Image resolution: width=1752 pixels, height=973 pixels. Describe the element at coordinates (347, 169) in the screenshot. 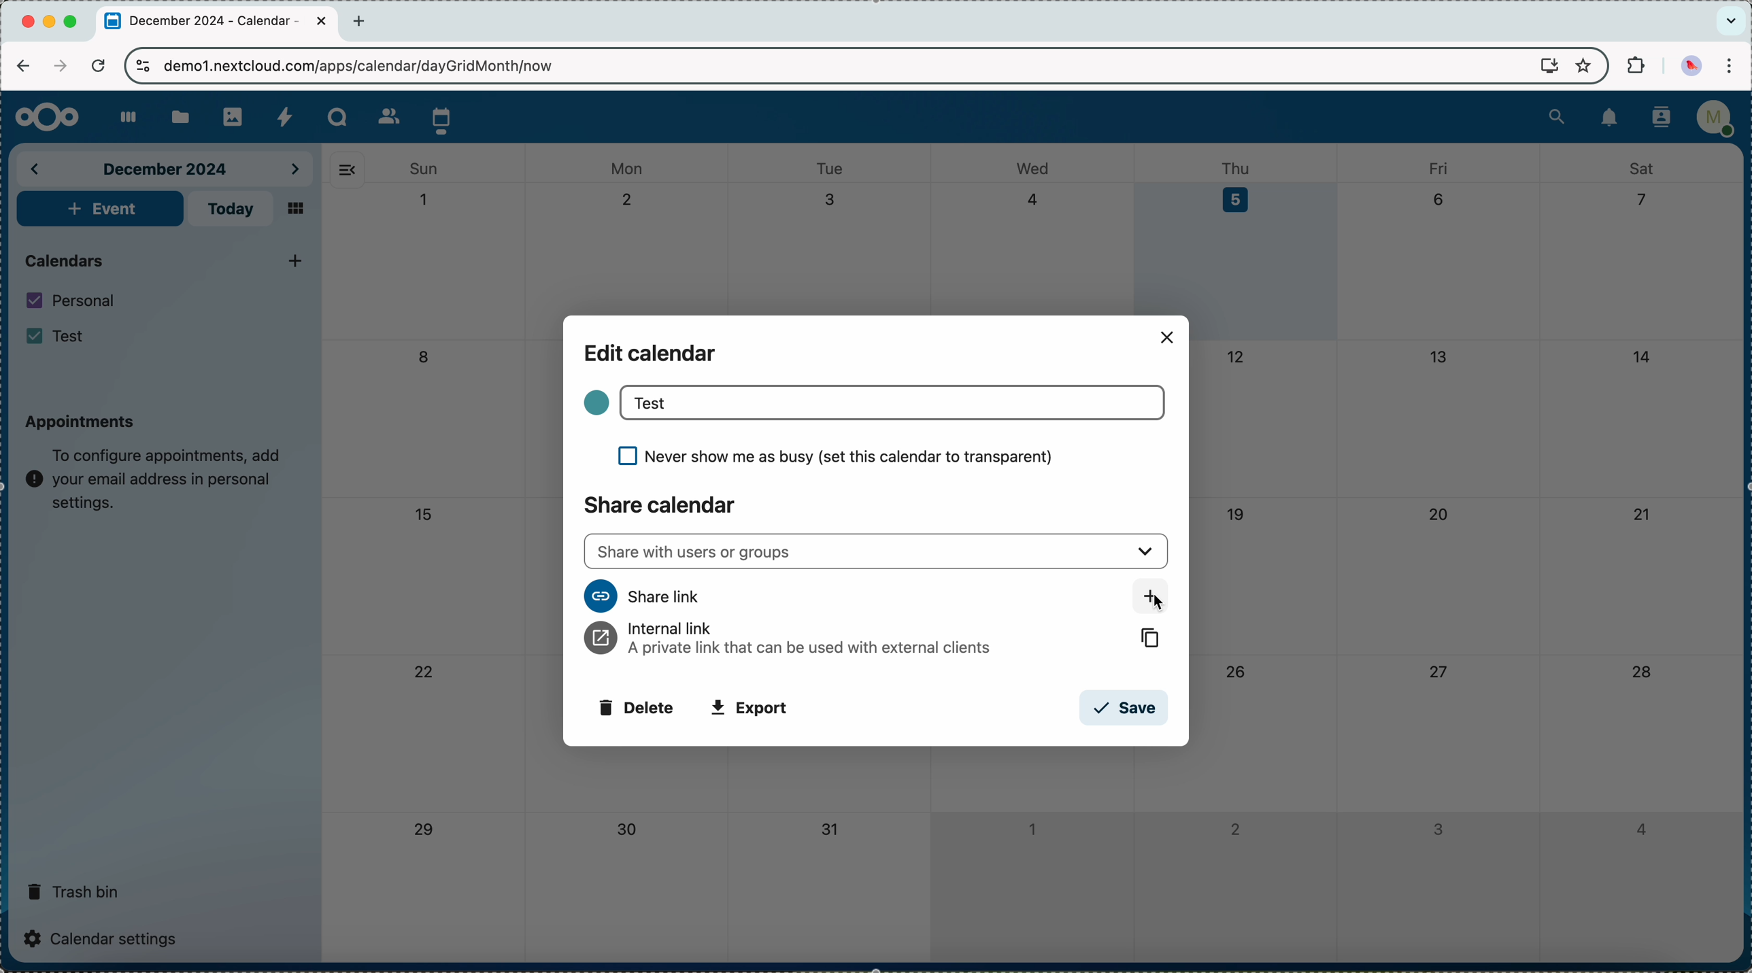

I see `hide side bar` at that location.